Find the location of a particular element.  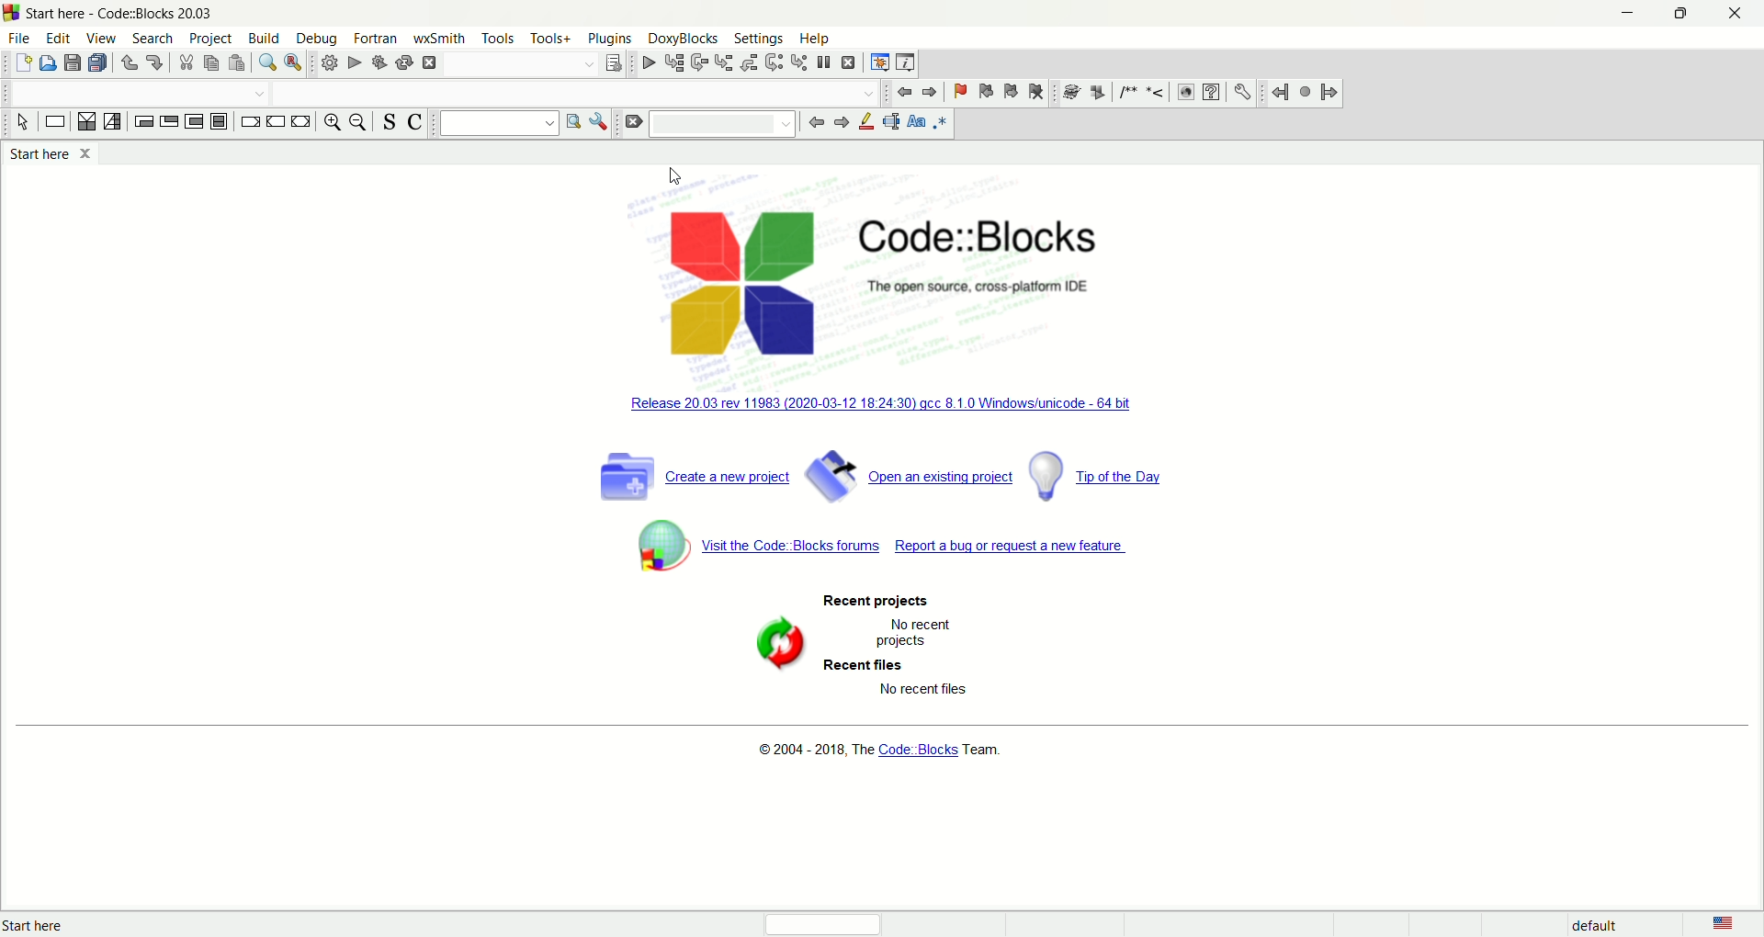

clear is located at coordinates (631, 122).